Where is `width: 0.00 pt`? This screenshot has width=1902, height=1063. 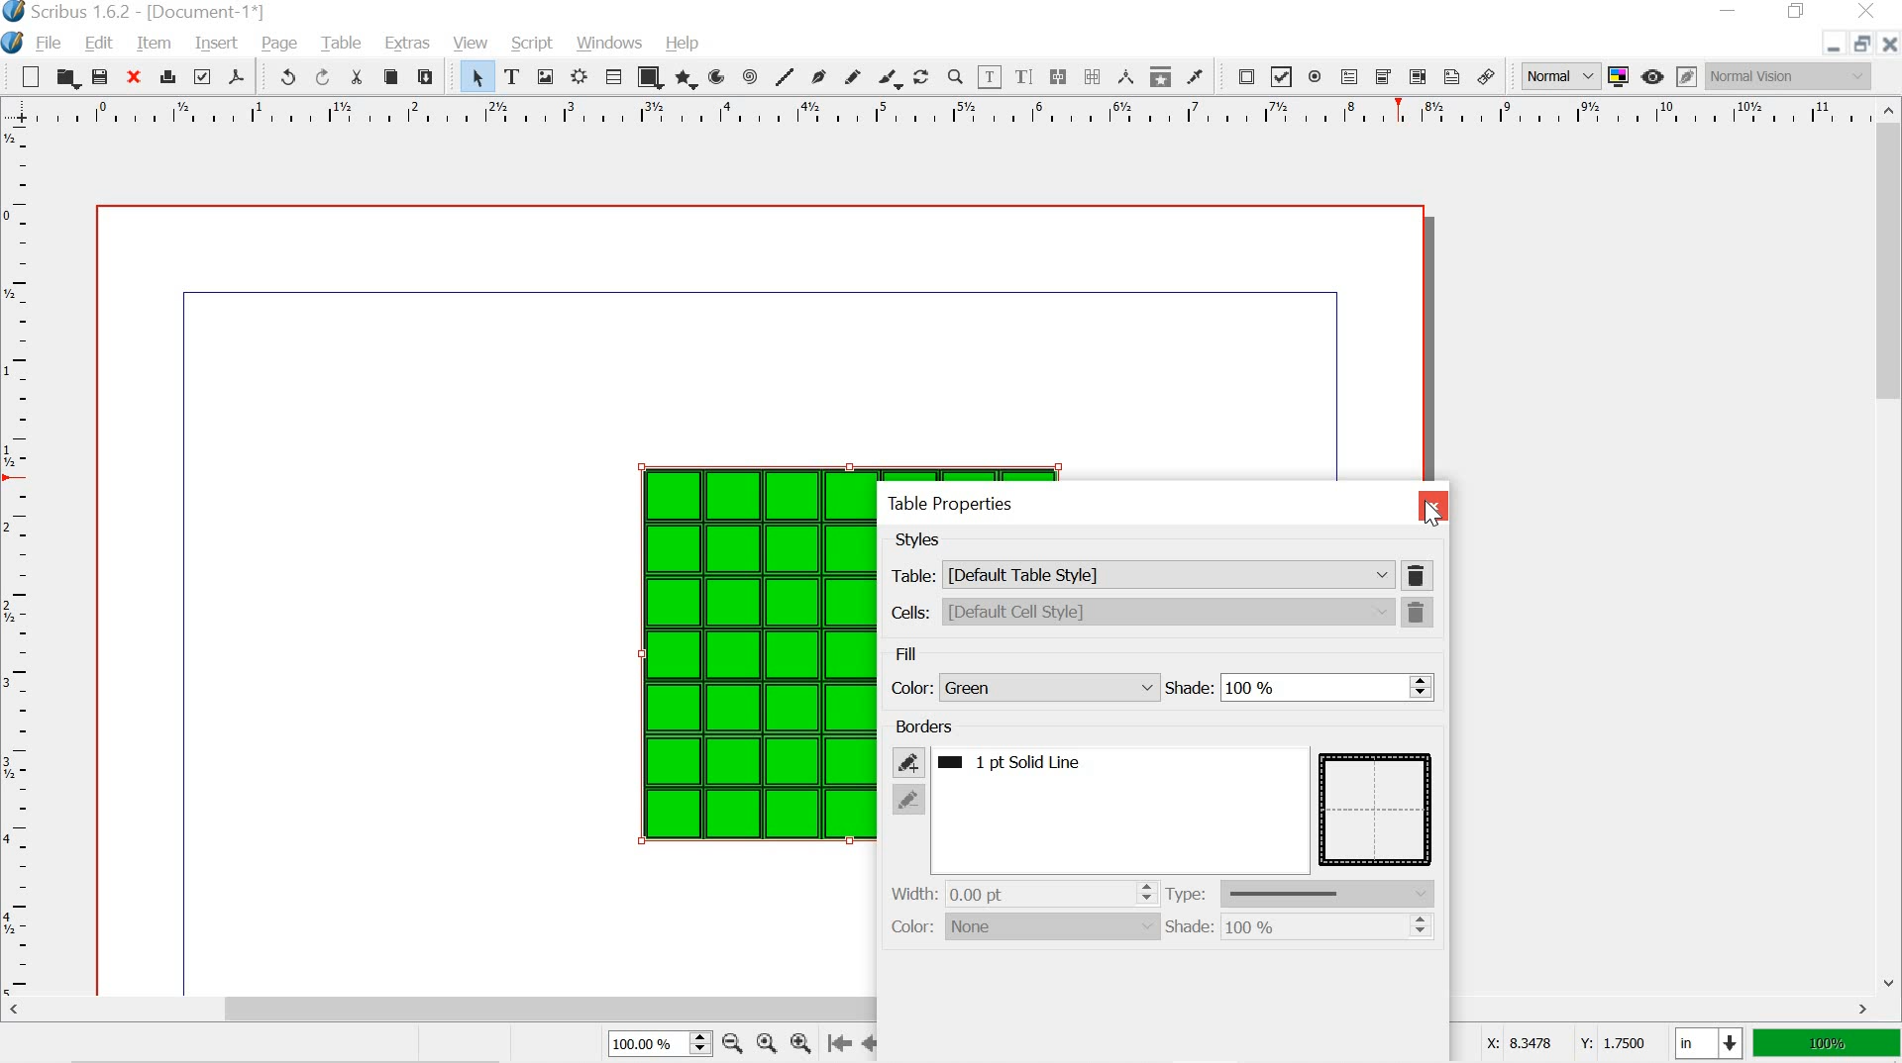
width: 0.00 pt is located at coordinates (959, 894).